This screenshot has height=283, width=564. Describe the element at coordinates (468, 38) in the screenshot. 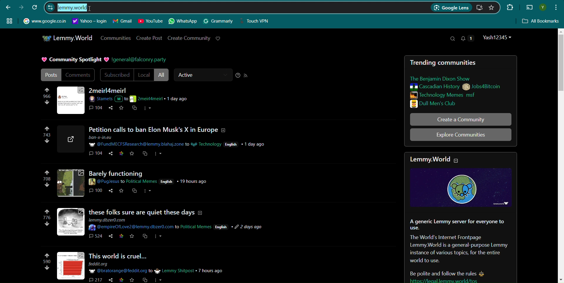

I see `Unread Messages` at that location.